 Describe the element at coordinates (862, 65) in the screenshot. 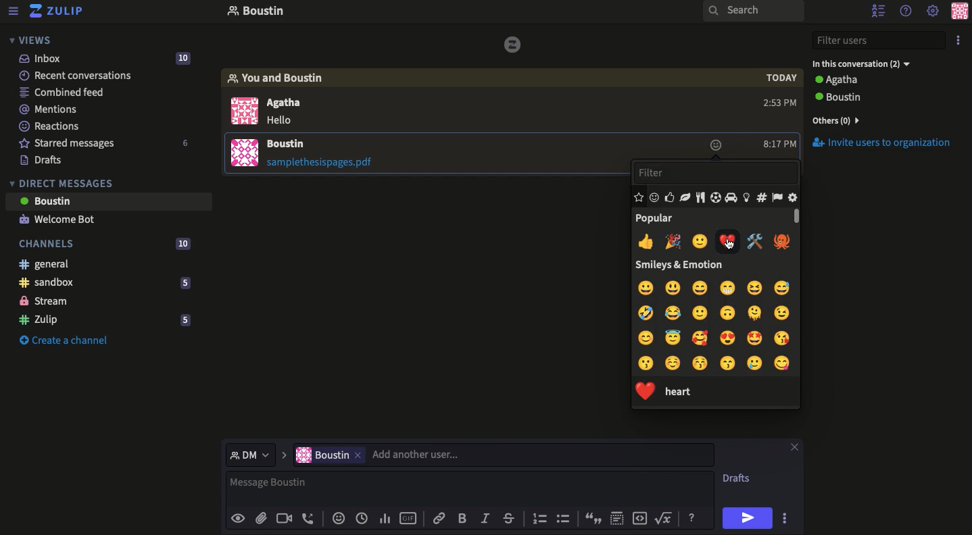

I see `In the conversation` at that location.